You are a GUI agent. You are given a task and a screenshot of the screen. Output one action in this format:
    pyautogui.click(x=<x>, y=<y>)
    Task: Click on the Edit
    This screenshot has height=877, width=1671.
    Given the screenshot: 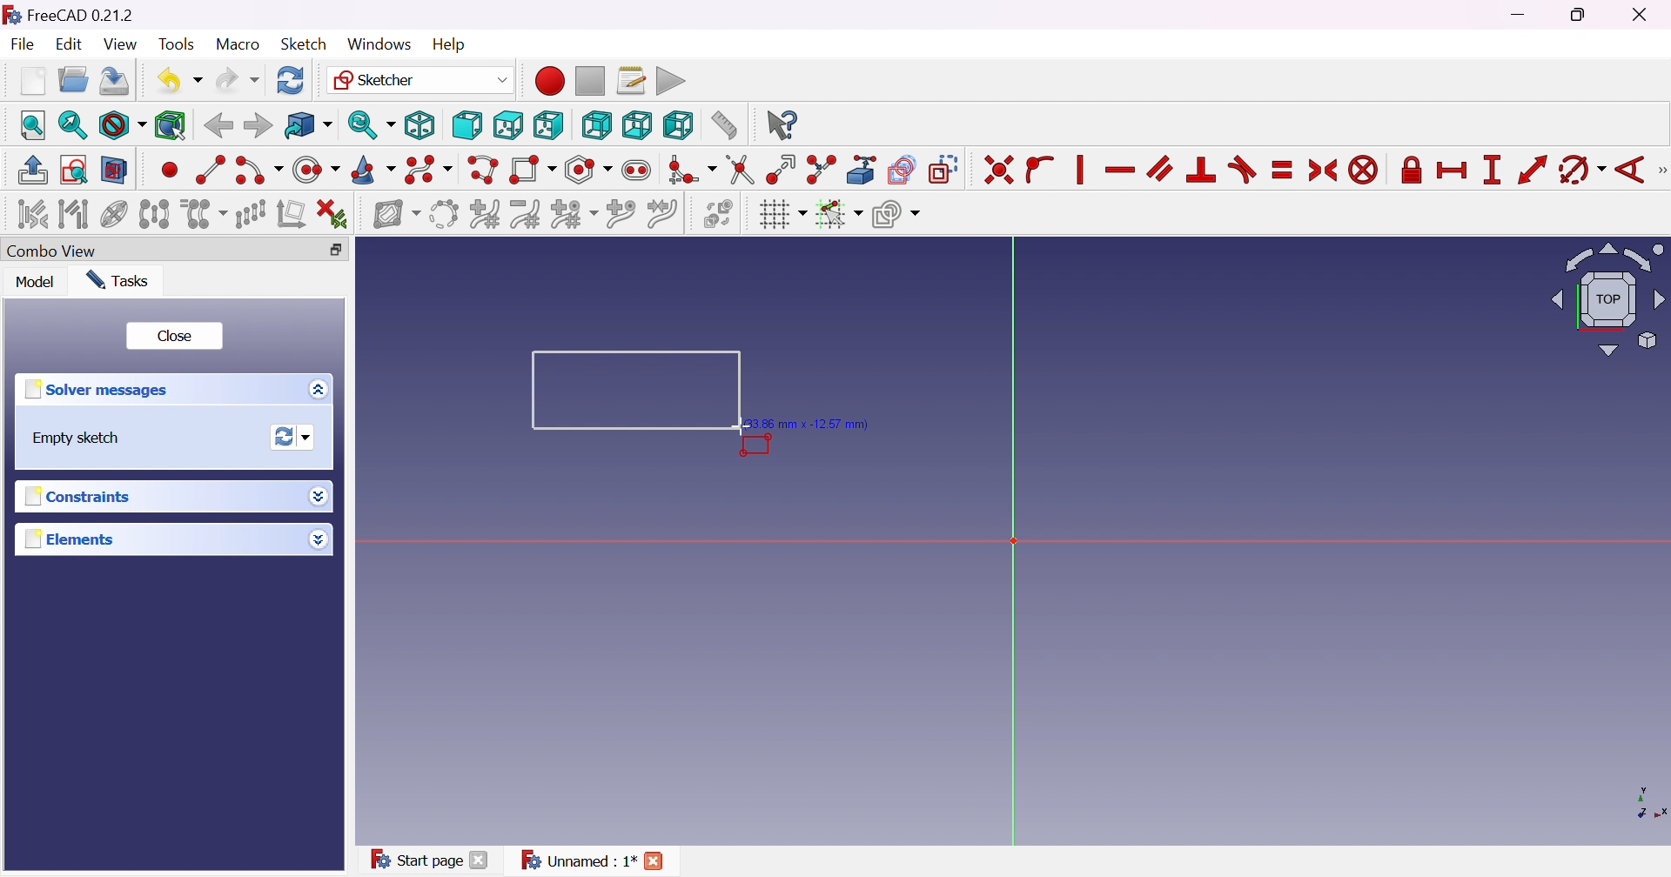 What is the action you would take?
    pyautogui.click(x=70, y=45)
    